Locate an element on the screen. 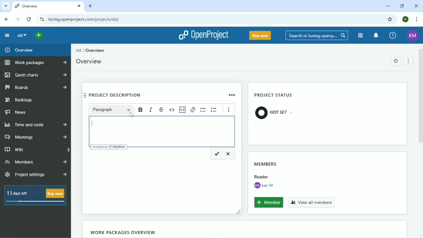 The image size is (423, 238). More options is located at coordinates (233, 95).